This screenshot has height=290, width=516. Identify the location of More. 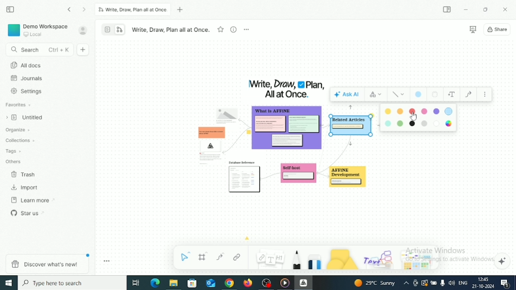
(246, 29).